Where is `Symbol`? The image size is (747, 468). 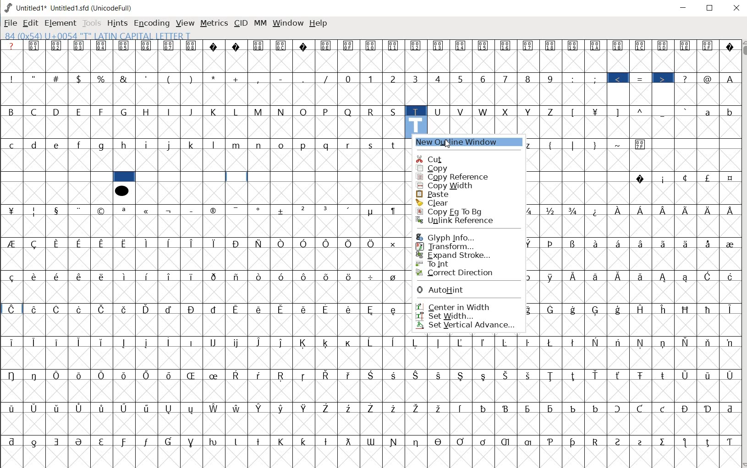
Symbol is located at coordinates (326, 276).